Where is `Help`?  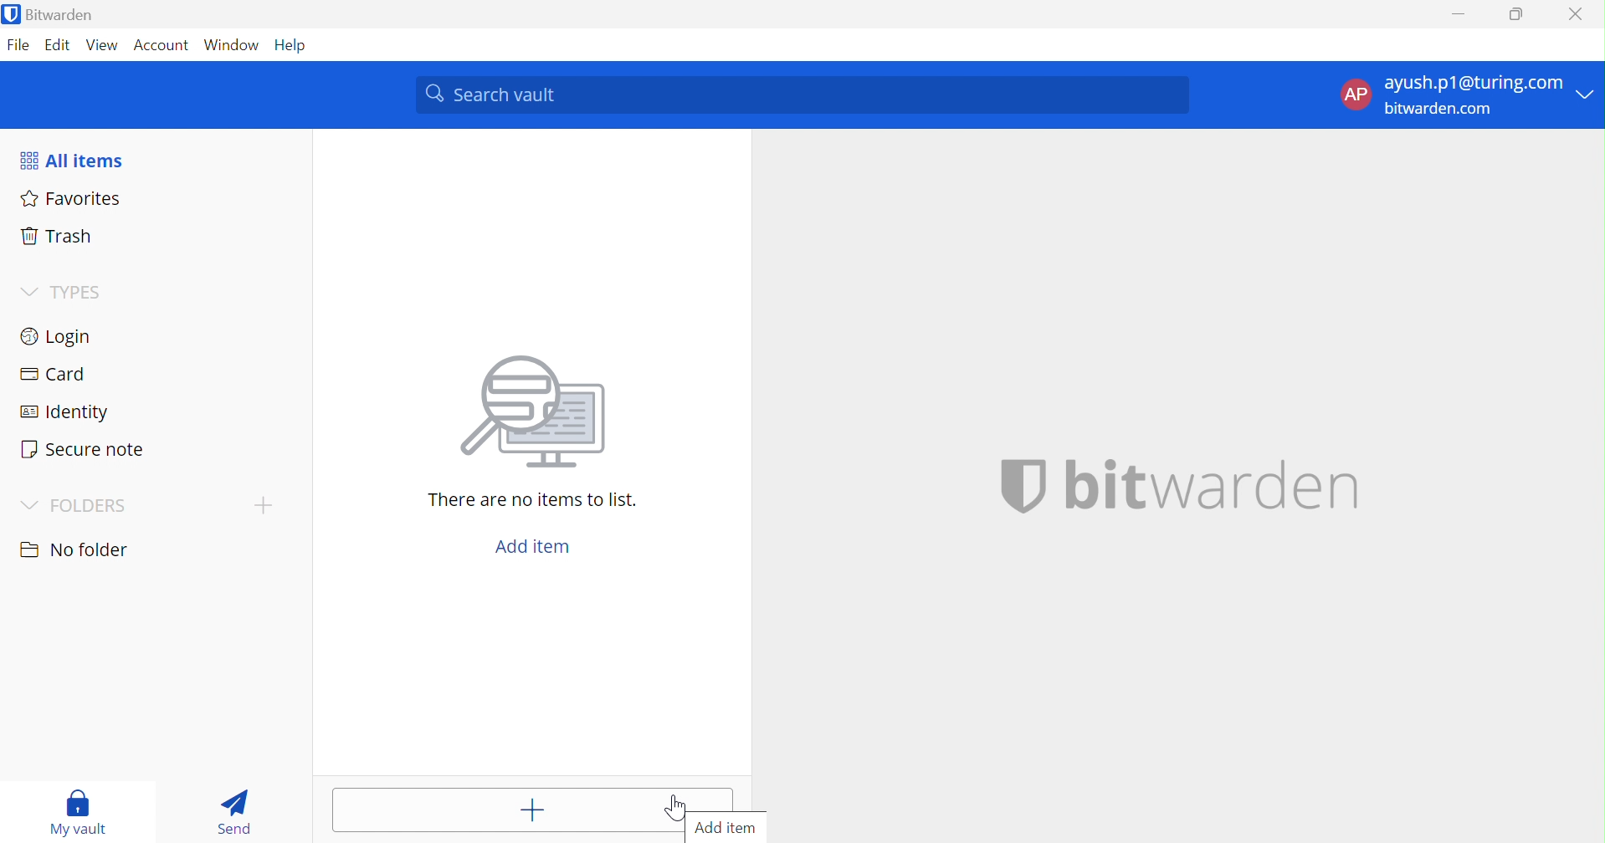 Help is located at coordinates (295, 45).